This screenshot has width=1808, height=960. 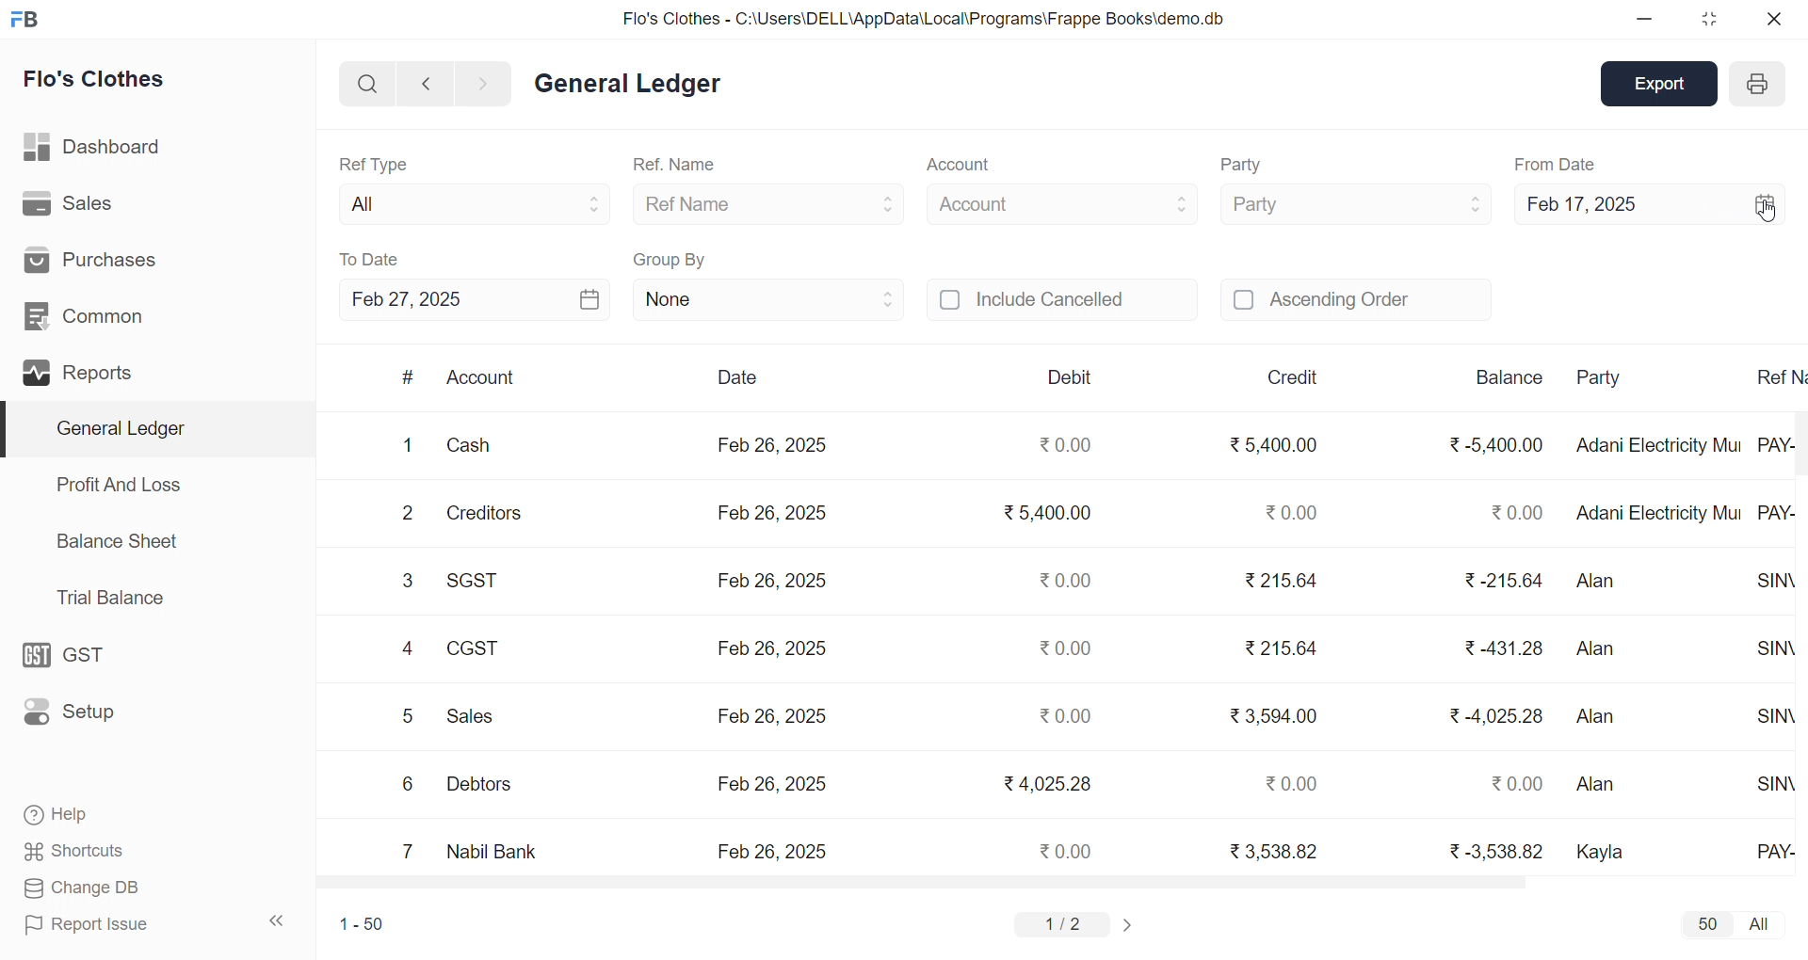 What do you see at coordinates (770, 203) in the screenshot?
I see `Ref Name` at bounding box center [770, 203].